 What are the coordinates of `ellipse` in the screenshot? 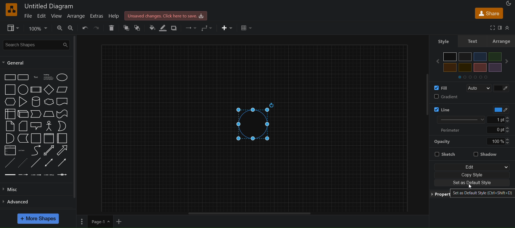 It's located at (63, 77).